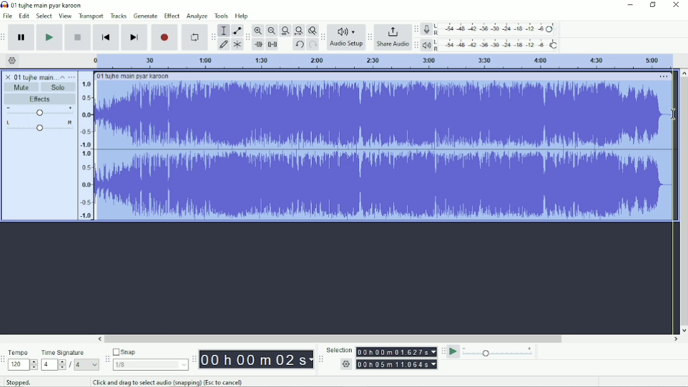 The height and width of the screenshot is (387, 688). Describe the element at coordinates (197, 16) in the screenshot. I see `Analyze` at that location.